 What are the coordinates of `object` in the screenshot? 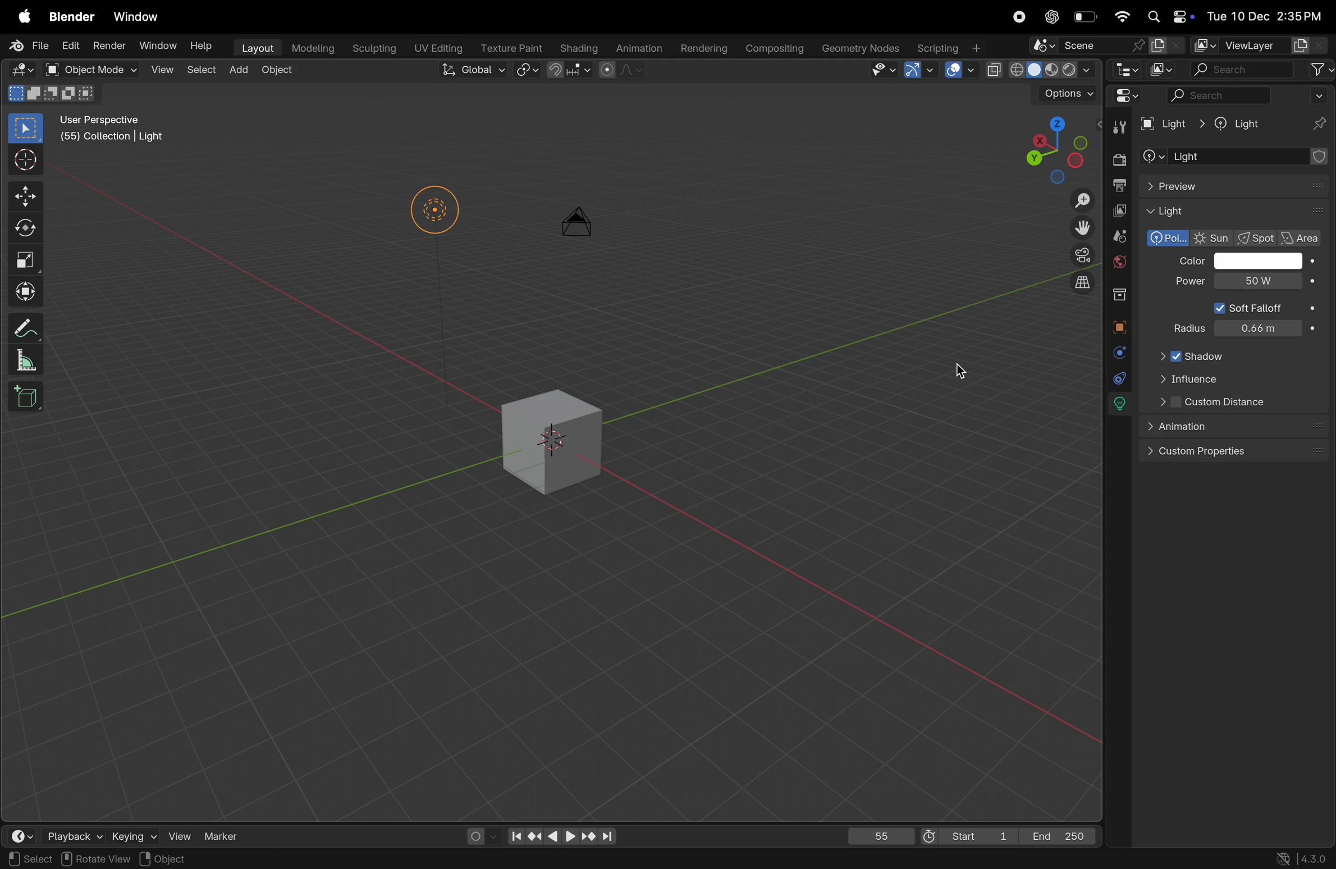 It's located at (283, 75).